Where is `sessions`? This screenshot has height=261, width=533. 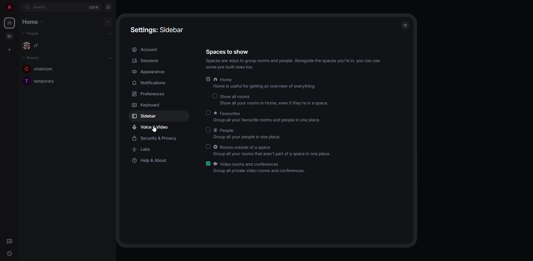
sessions is located at coordinates (147, 61).